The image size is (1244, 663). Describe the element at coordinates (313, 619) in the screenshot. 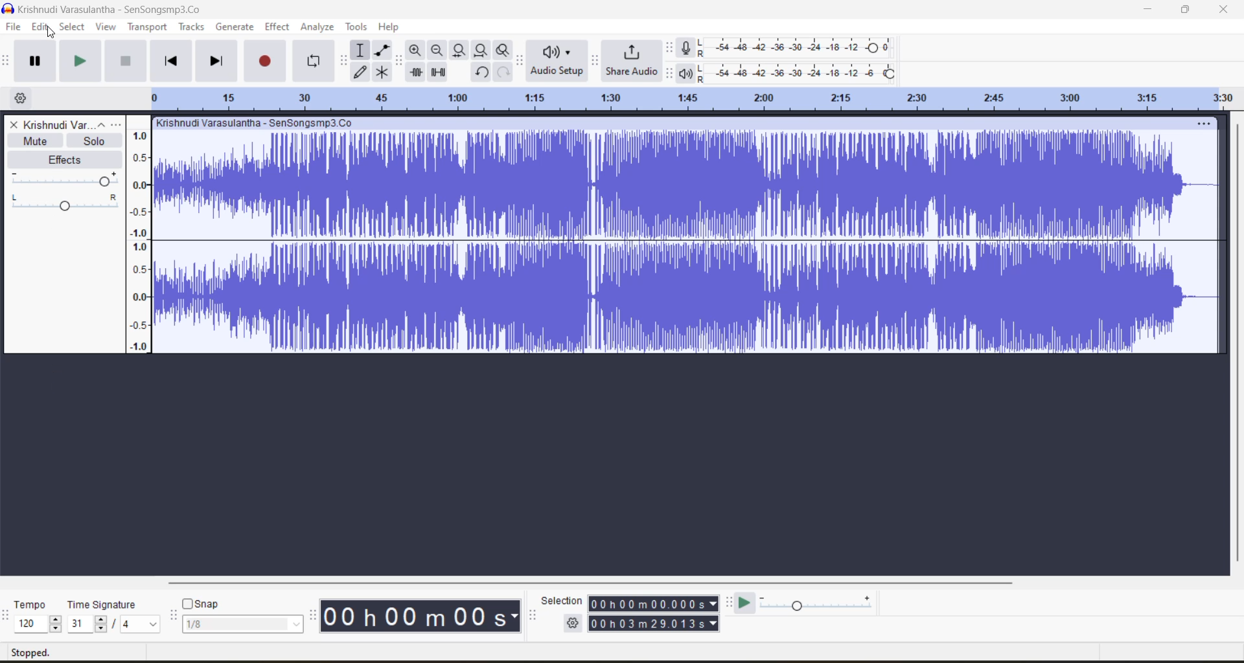

I see `time toolbar` at that location.